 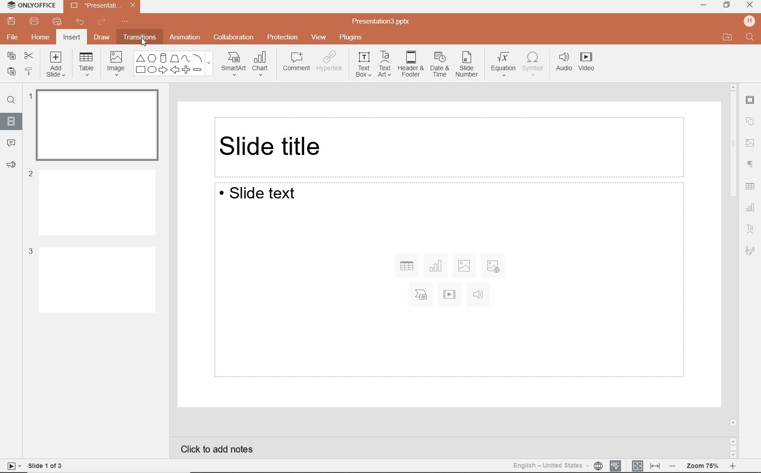 What do you see at coordinates (41, 38) in the screenshot?
I see `home` at bounding box center [41, 38].